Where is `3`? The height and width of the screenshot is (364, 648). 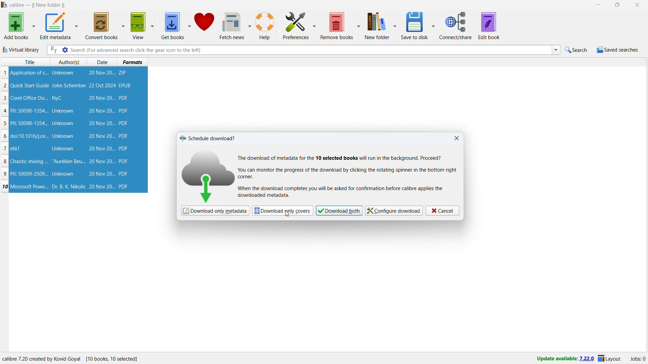
3 is located at coordinates (5, 98).